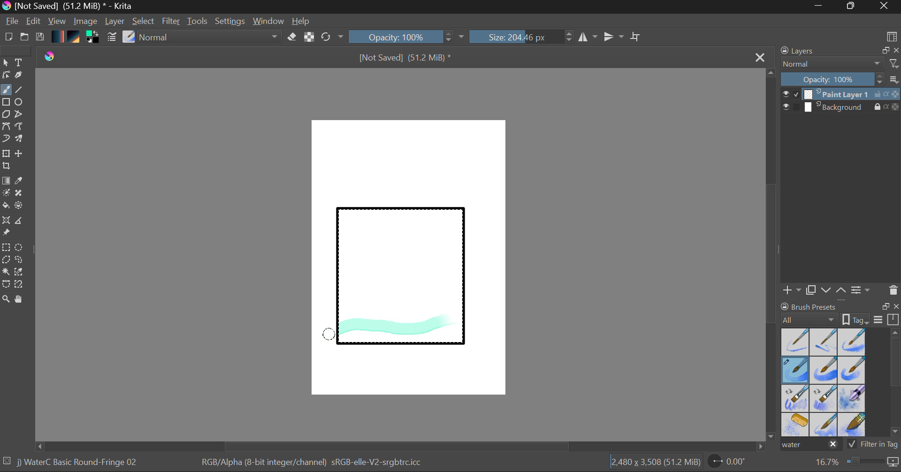 The image size is (901, 472). What do you see at coordinates (21, 248) in the screenshot?
I see `Elipses Selection tool` at bounding box center [21, 248].